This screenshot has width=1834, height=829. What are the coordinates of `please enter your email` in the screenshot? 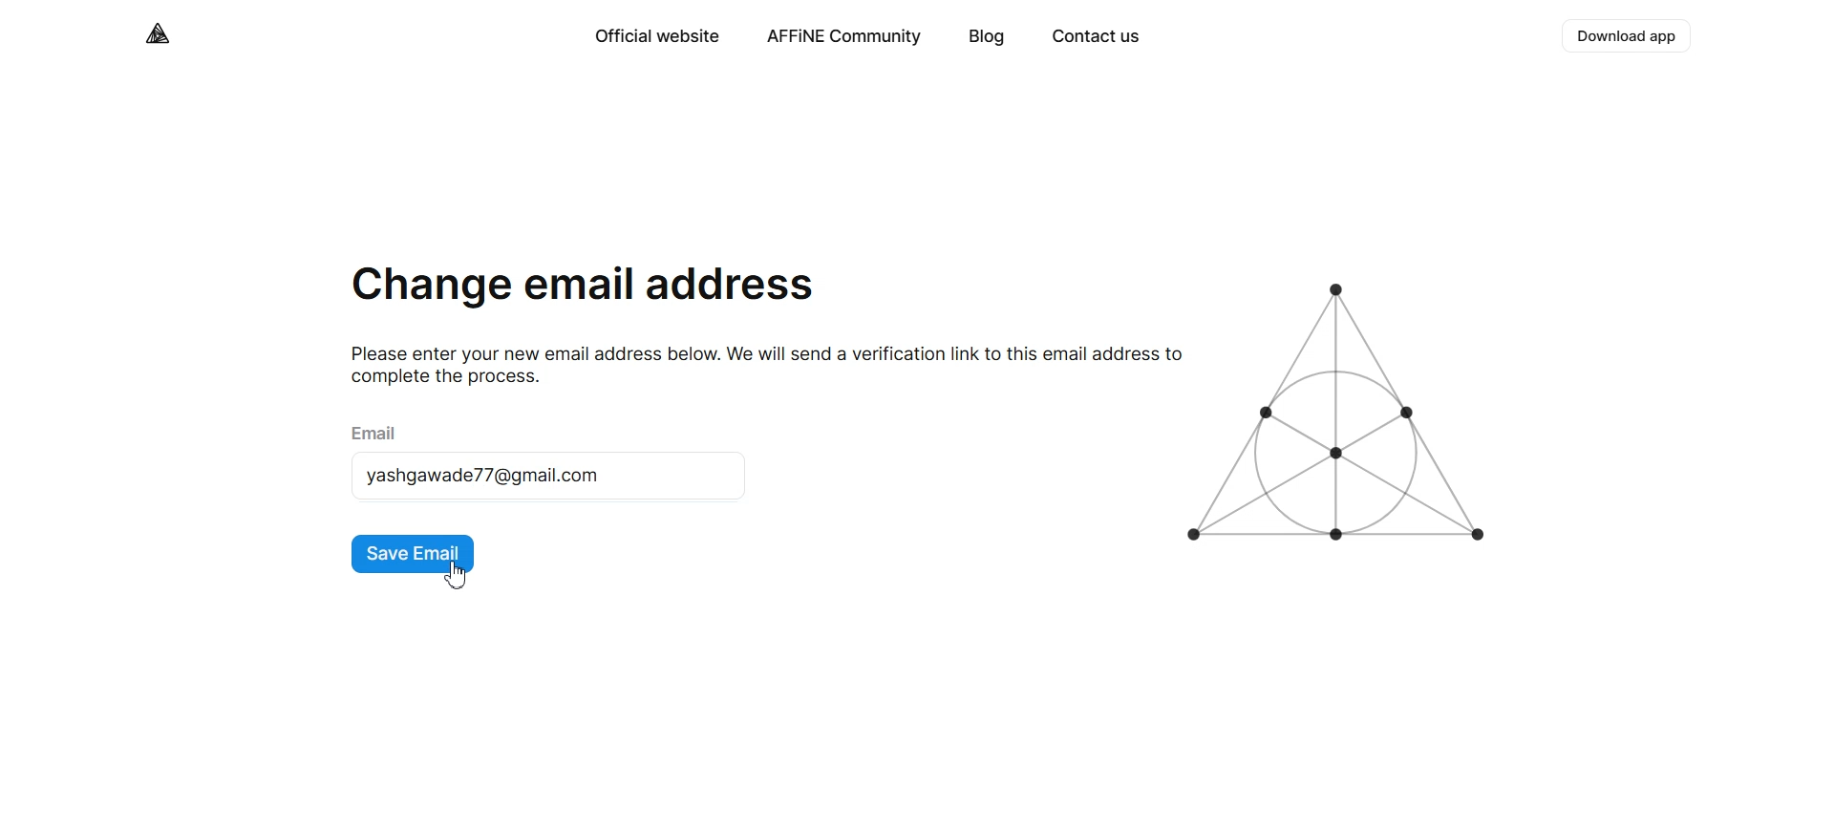 It's located at (757, 364).